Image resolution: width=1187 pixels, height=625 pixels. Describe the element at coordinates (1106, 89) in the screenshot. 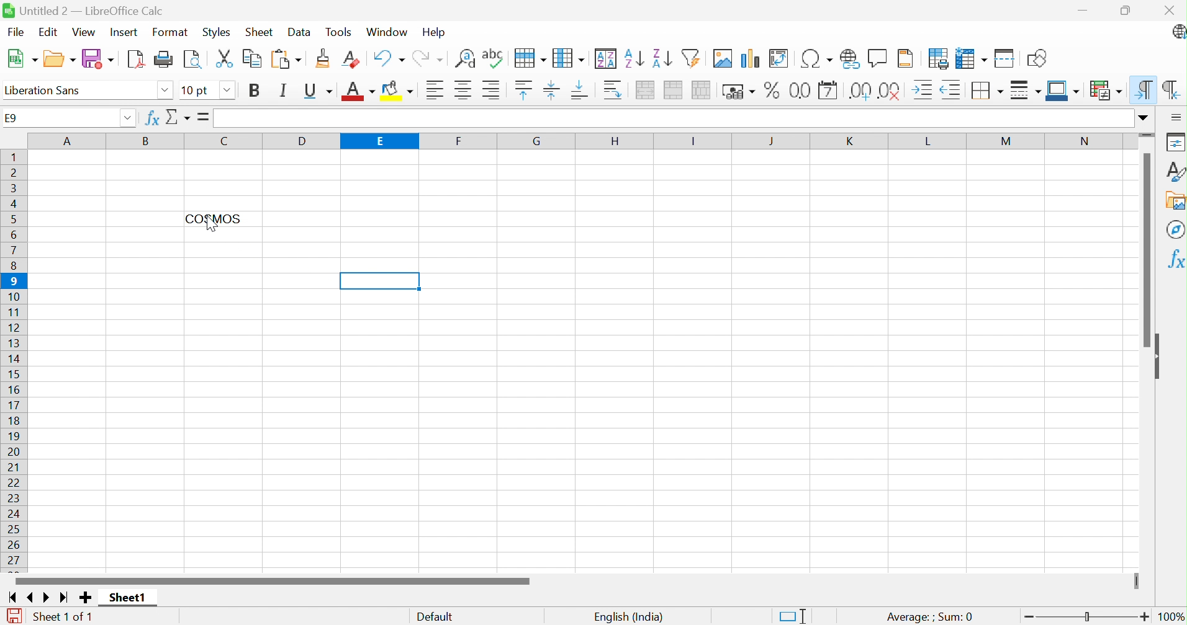

I see `Conditional` at that location.